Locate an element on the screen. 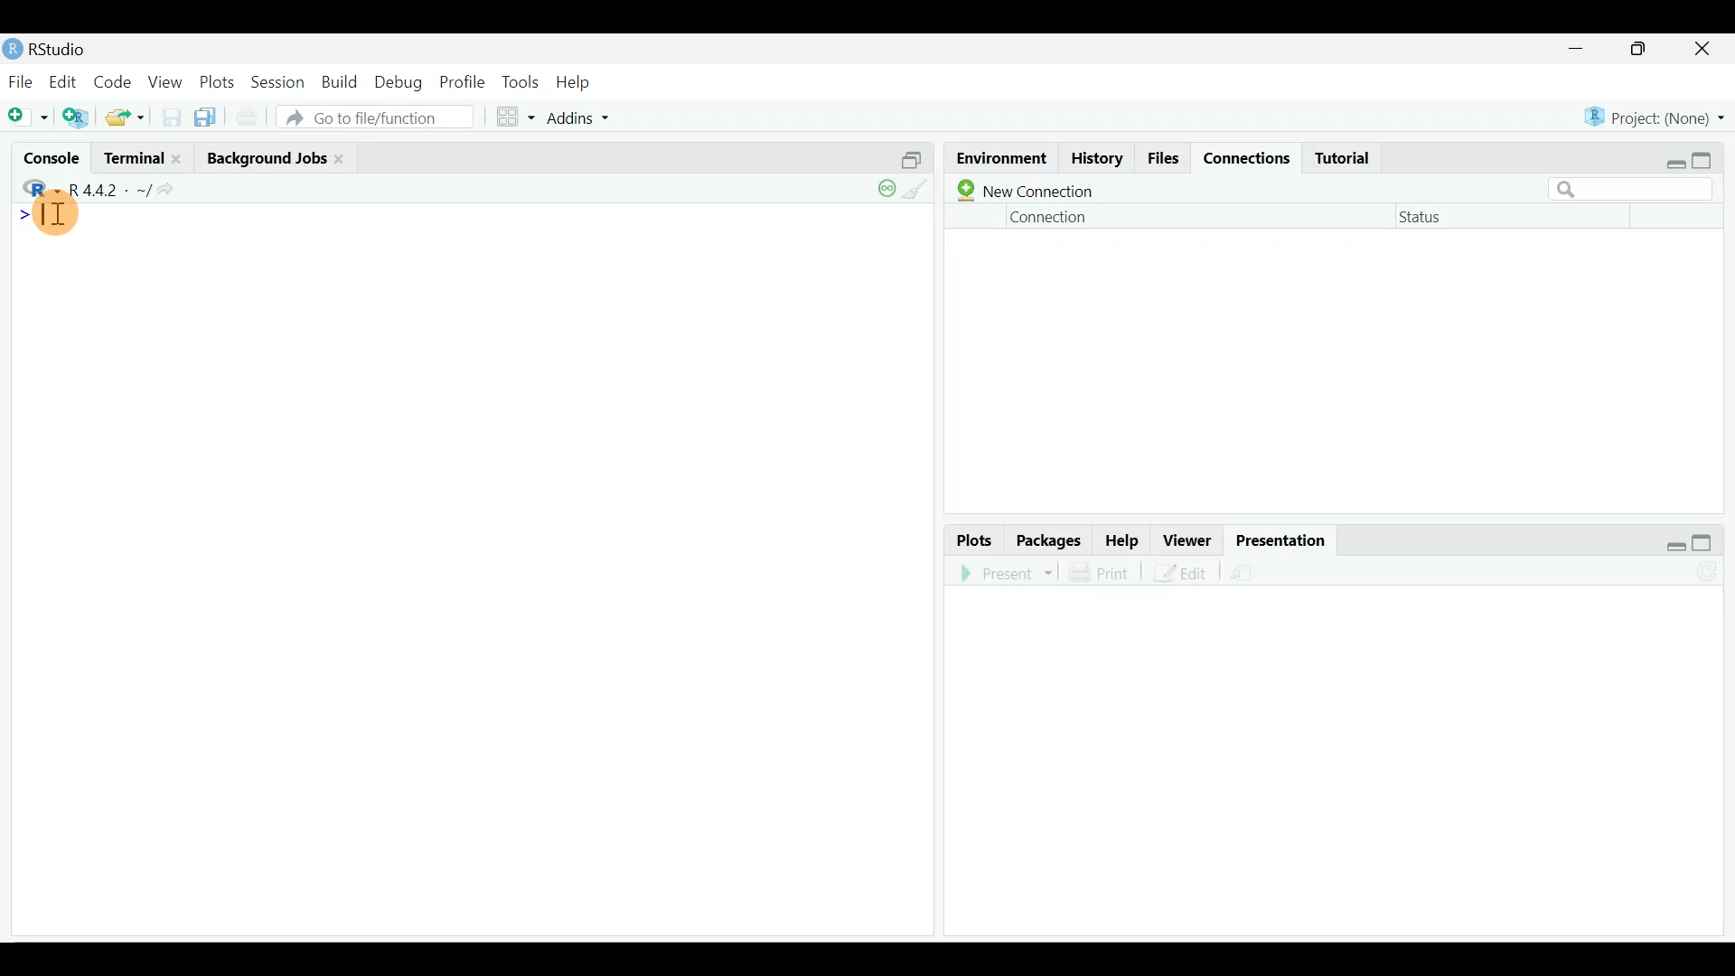  Search bar is located at coordinates (1633, 190).